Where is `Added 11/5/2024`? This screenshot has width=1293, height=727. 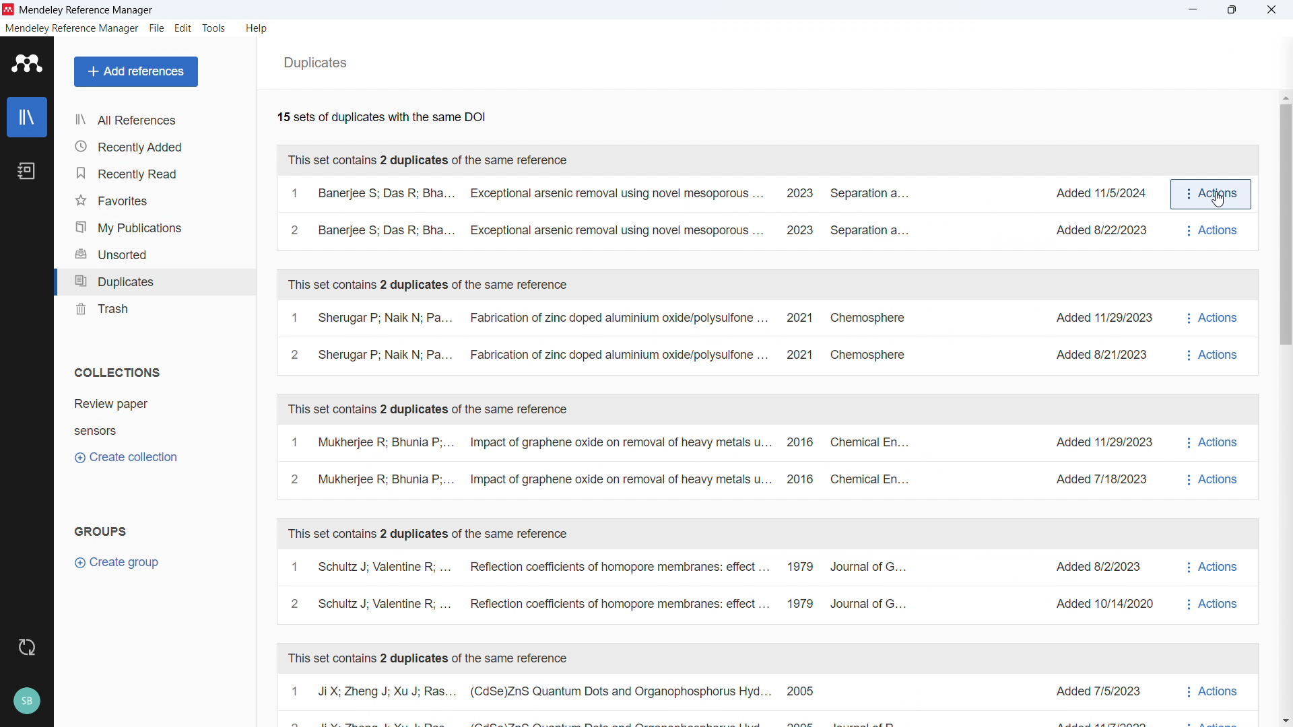
Added 11/5/2024 is located at coordinates (1088, 193).